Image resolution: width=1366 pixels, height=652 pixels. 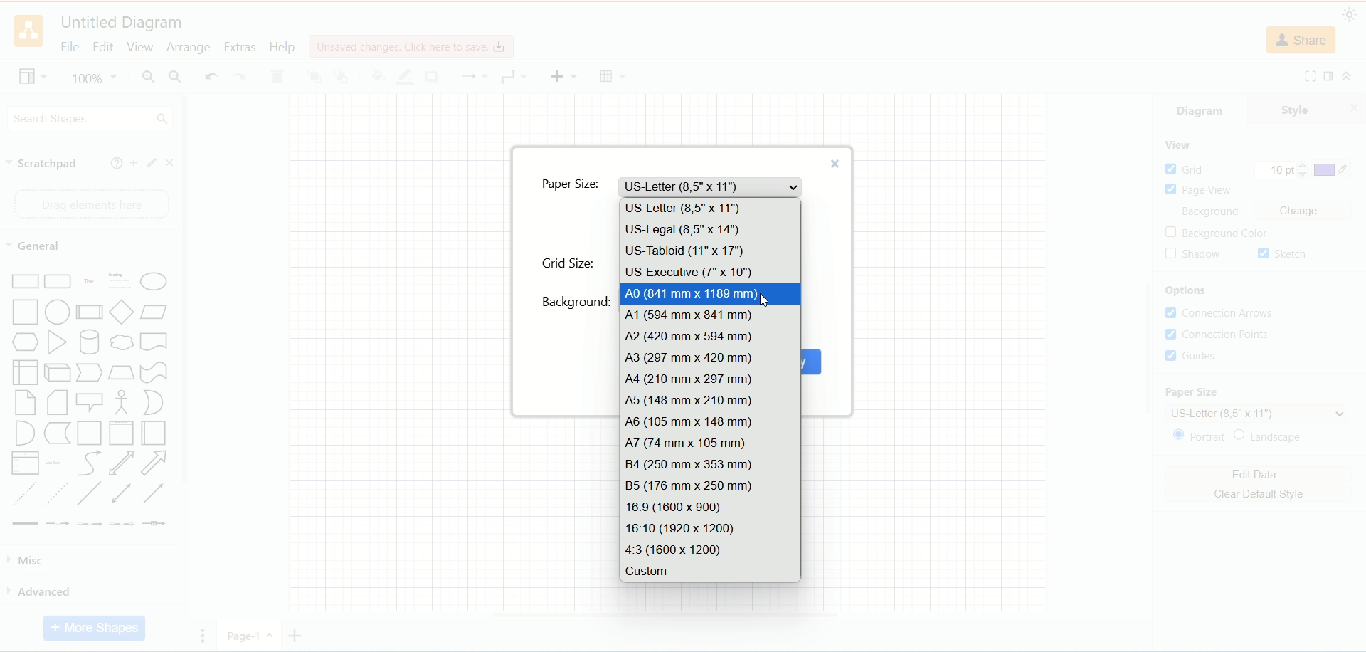 What do you see at coordinates (1192, 355) in the screenshot?
I see `guides` at bounding box center [1192, 355].